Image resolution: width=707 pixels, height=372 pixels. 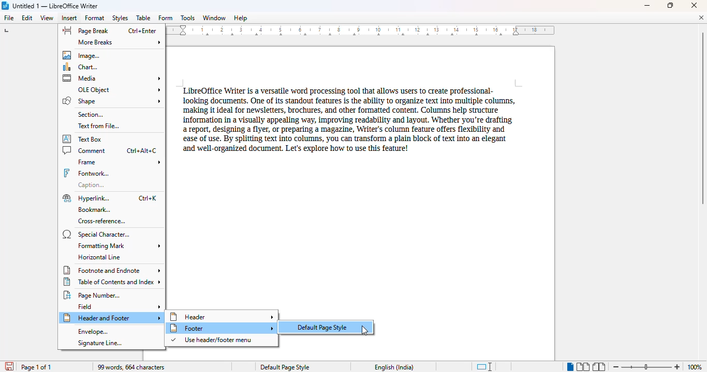 What do you see at coordinates (143, 18) in the screenshot?
I see `table` at bounding box center [143, 18].